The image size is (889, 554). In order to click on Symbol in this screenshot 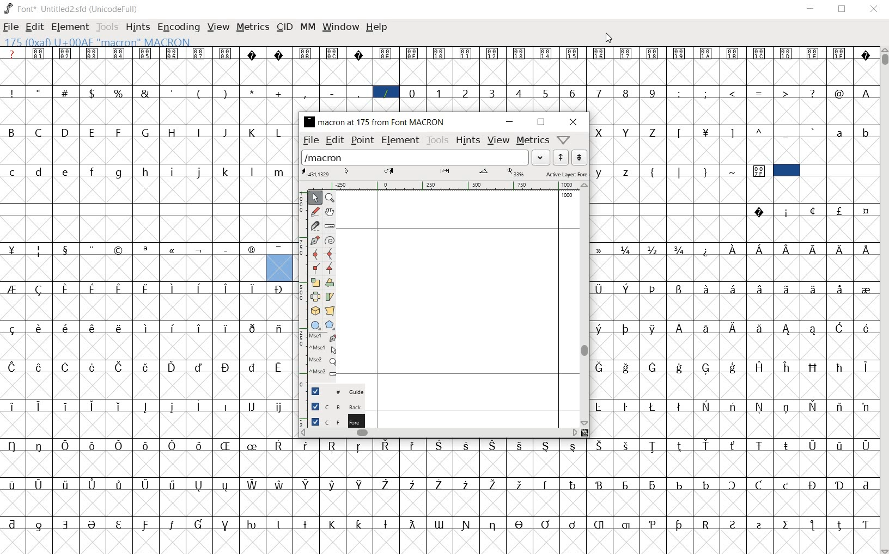, I will do `click(41, 446)`.